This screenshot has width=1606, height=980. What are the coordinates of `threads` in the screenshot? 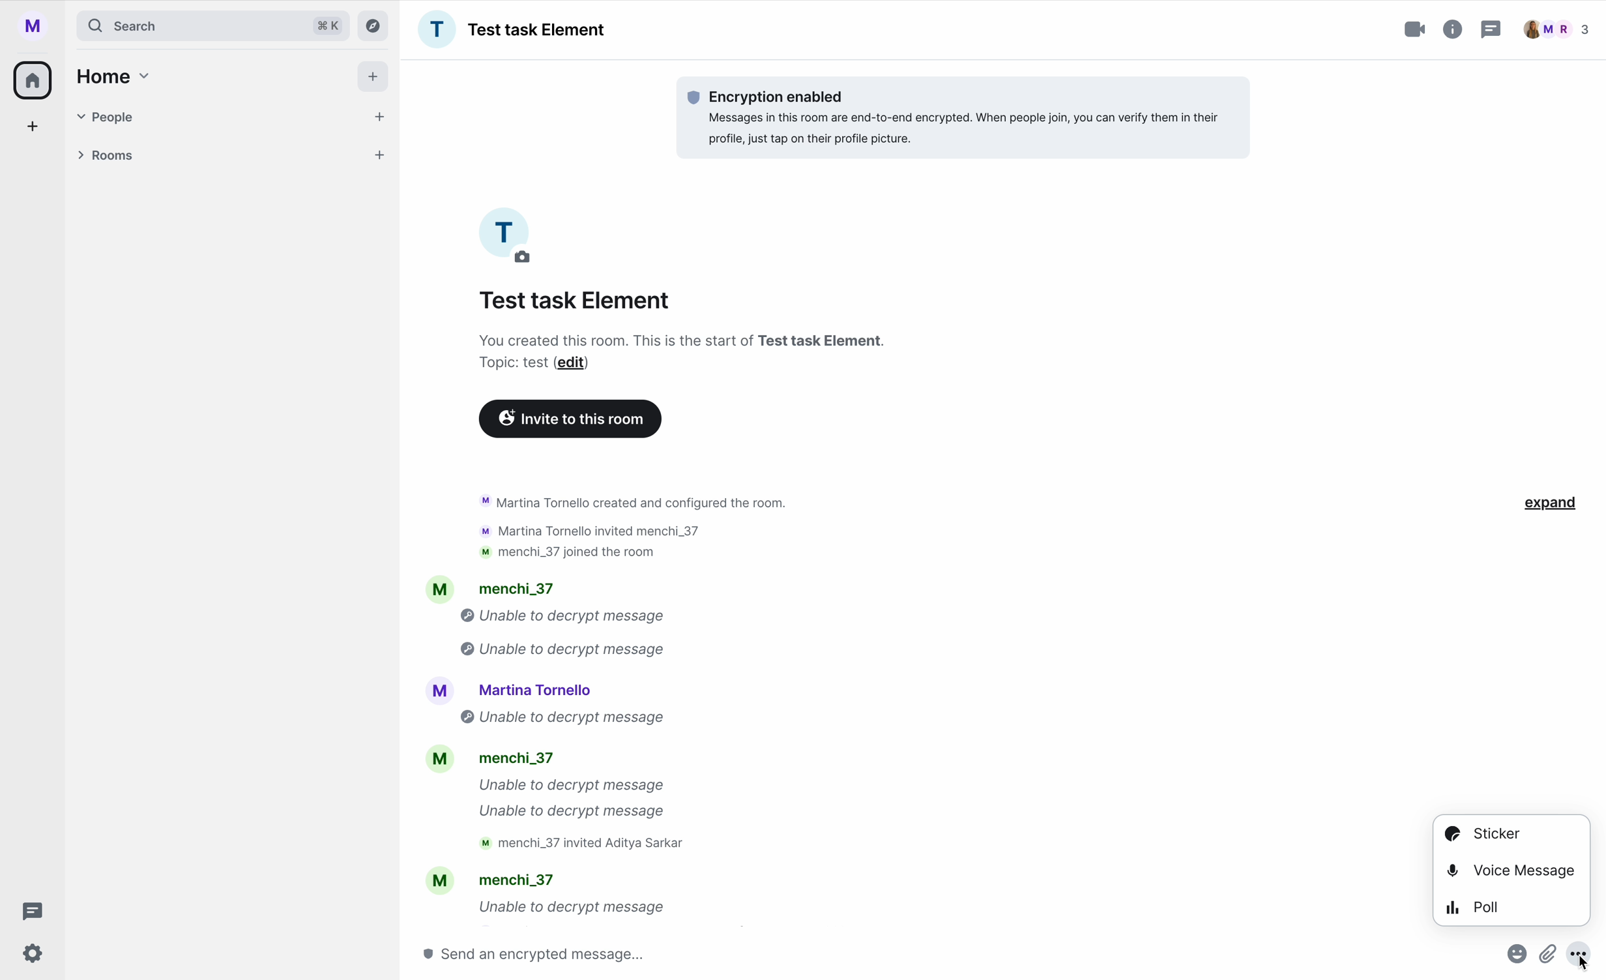 It's located at (1489, 31).